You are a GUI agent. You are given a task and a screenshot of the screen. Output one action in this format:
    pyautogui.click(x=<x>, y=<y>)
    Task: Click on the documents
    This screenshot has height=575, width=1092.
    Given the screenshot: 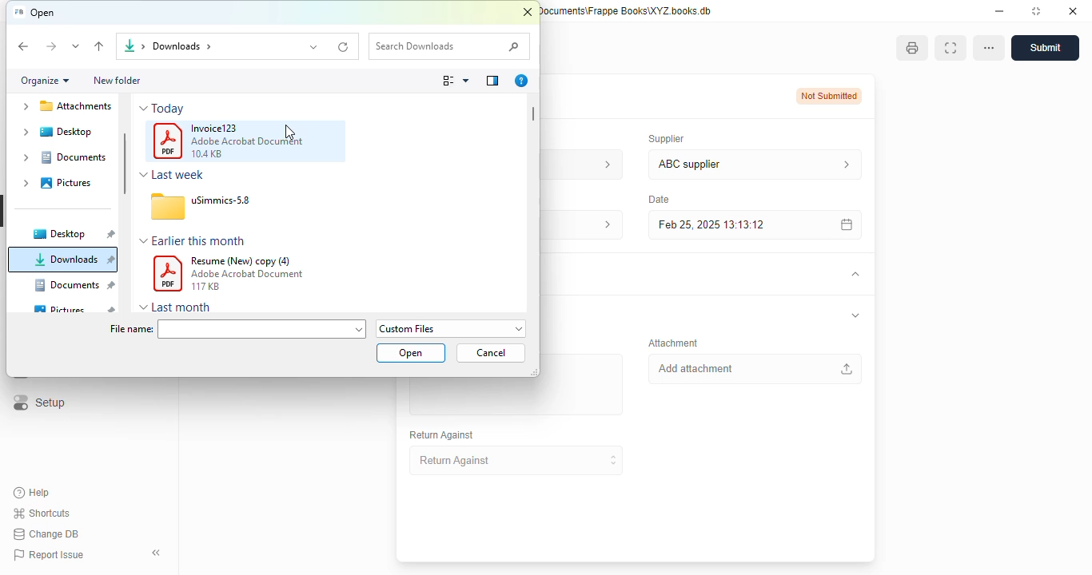 What is the action you would take?
    pyautogui.click(x=62, y=157)
    